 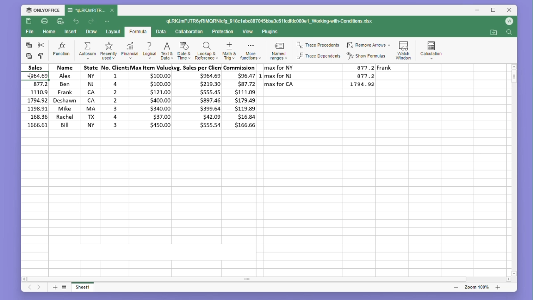 I want to click on Onlyoffice, so click(x=42, y=10).